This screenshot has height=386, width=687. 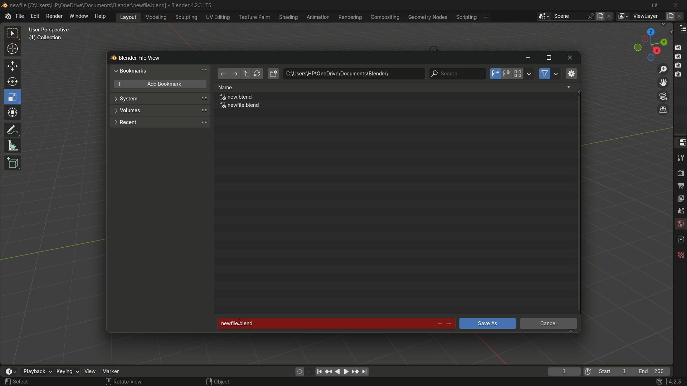 I want to click on properties, so click(x=680, y=142).